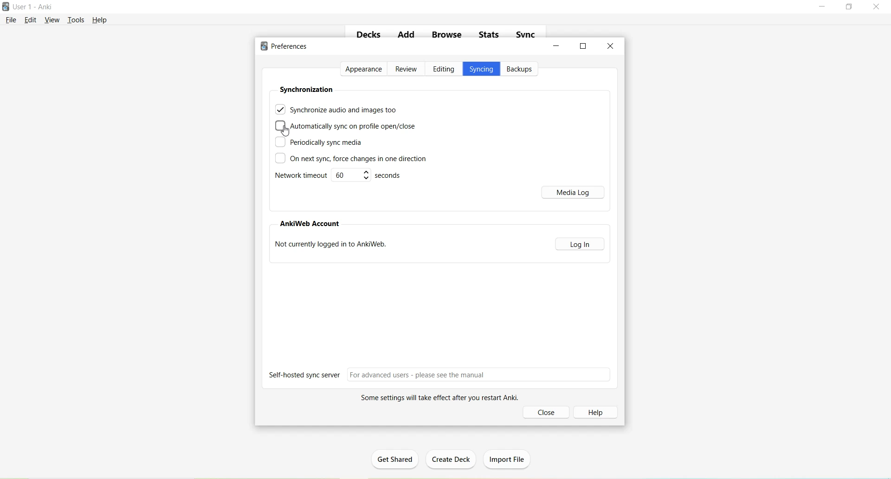 This screenshot has width=891, height=479. What do you see at coordinates (492, 37) in the screenshot?
I see `Stats` at bounding box center [492, 37].